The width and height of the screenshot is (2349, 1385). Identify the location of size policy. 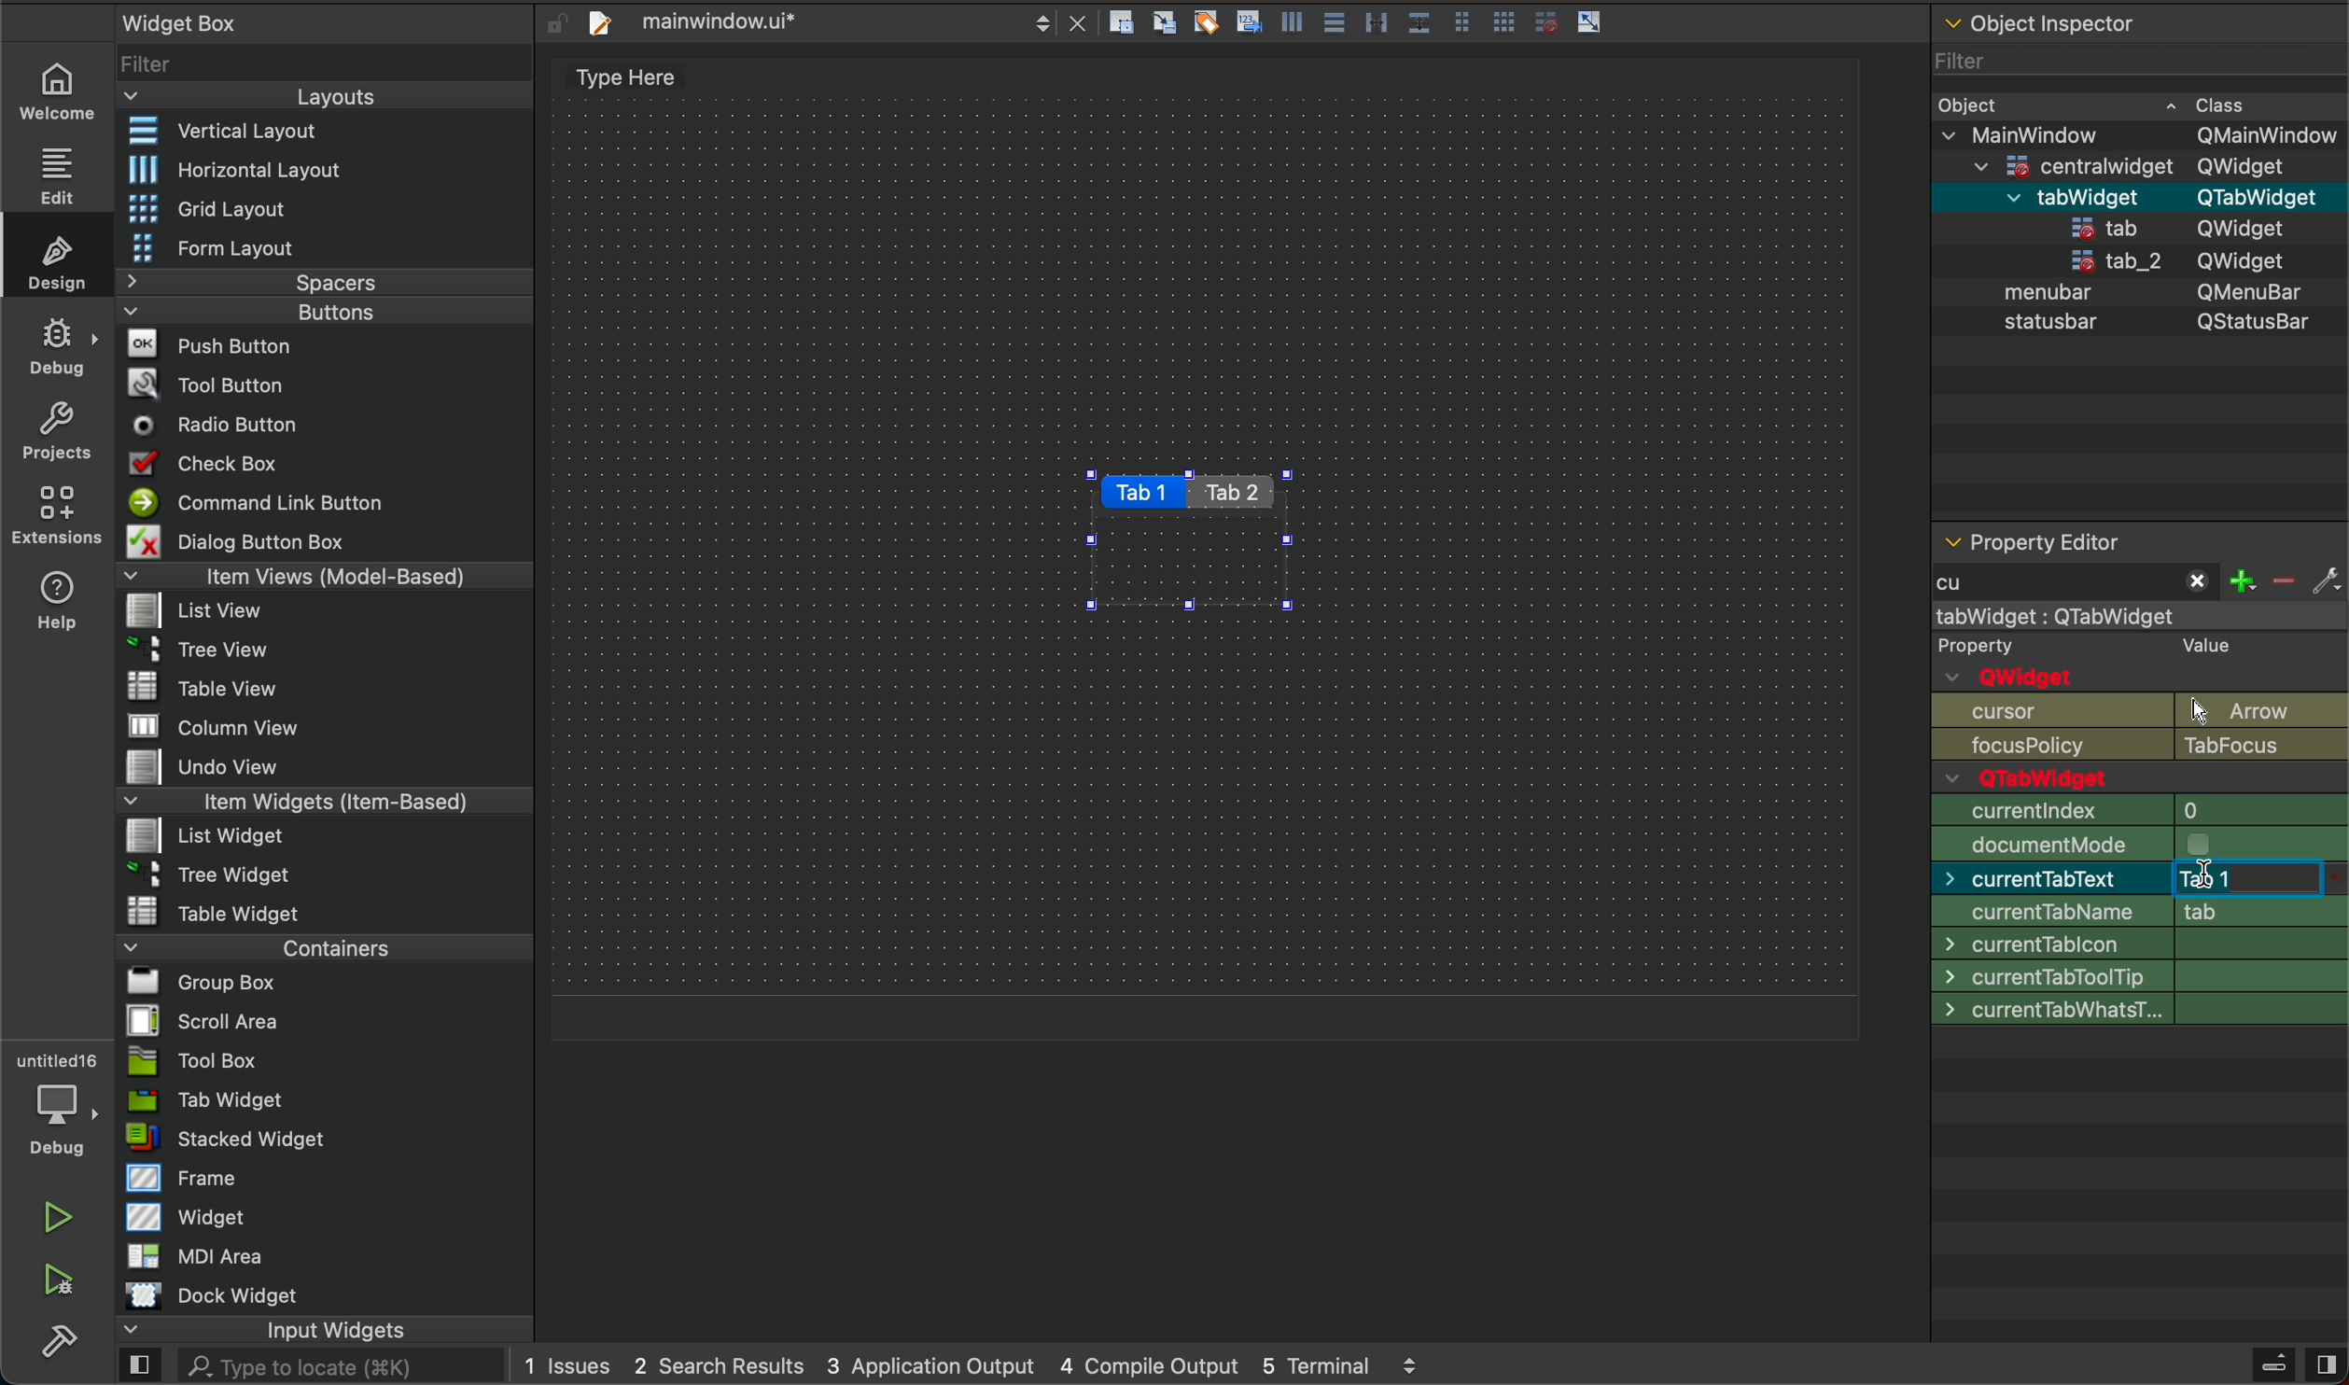
(2141, 843).